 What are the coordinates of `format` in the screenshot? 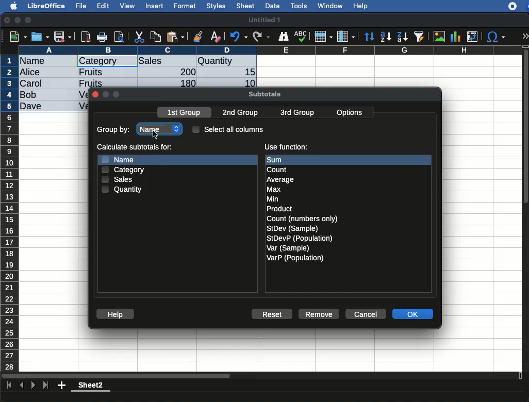 It's located at (185, 6).